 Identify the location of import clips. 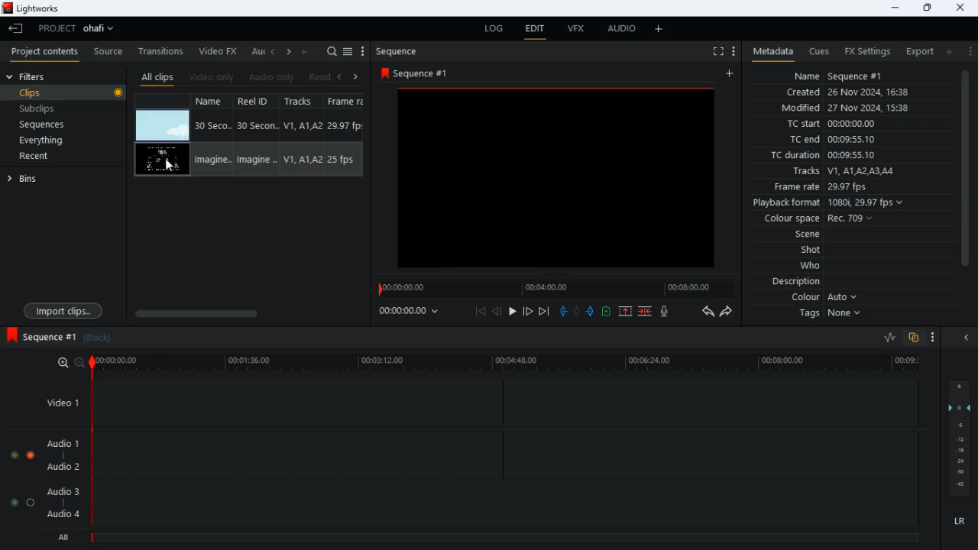
(66, 309).